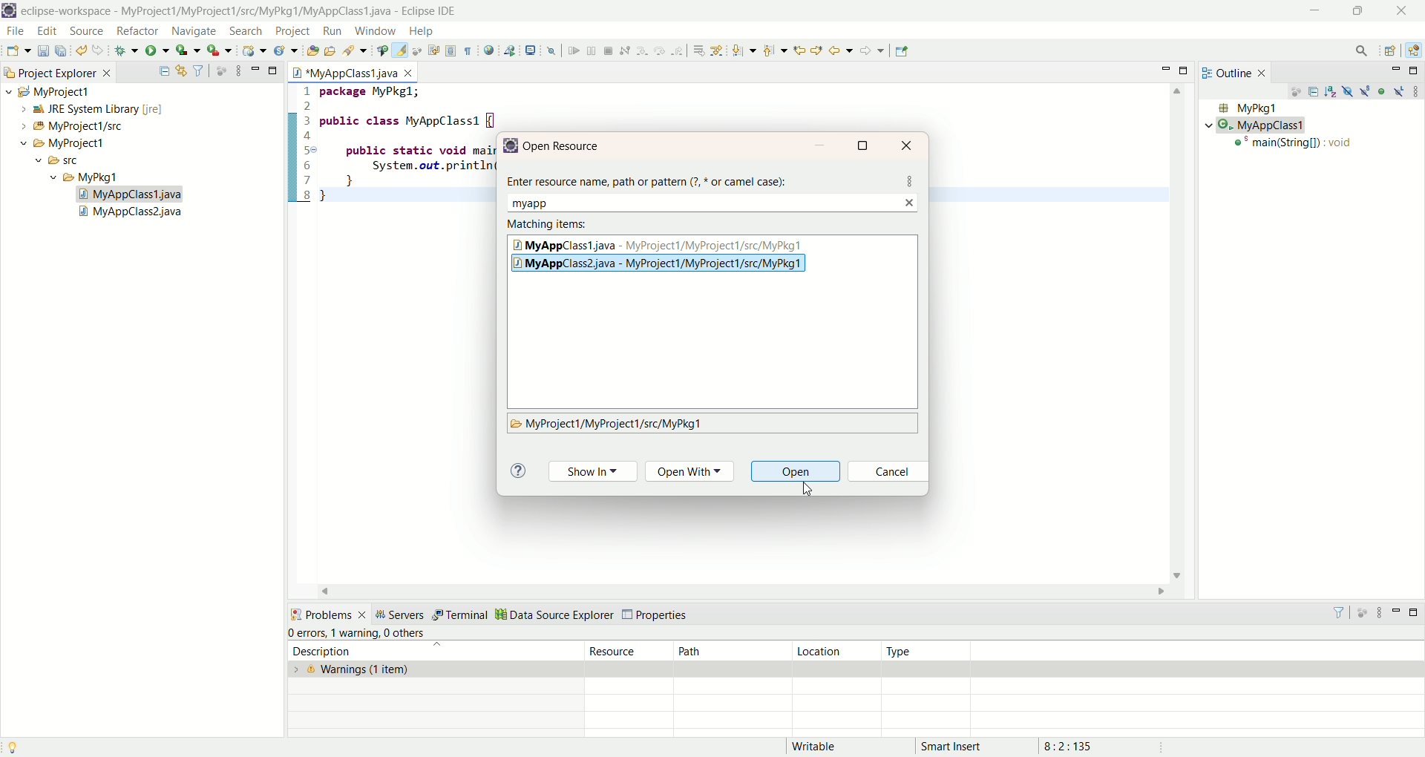 This screenshot has height=757, width=1425. Describe the element at coordinates (99, 50) in the screenshot. I see `redo` at that location.